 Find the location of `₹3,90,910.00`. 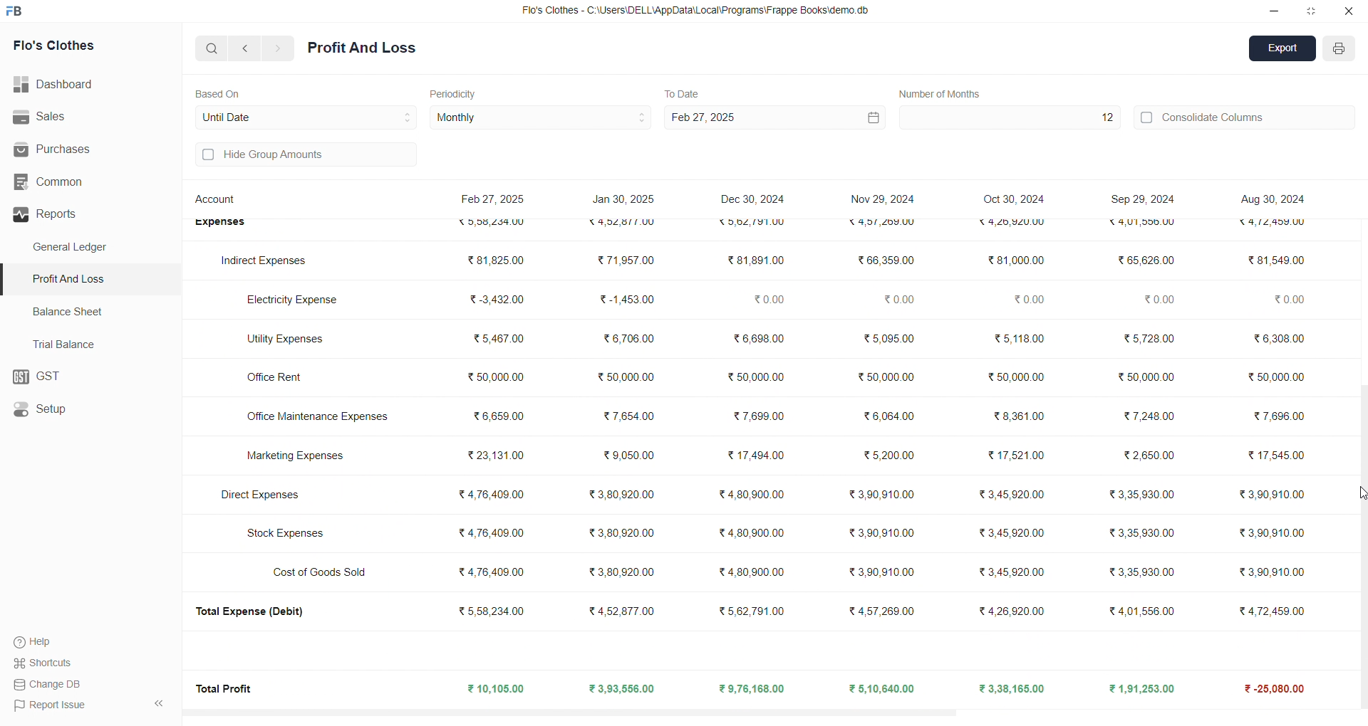

₹3,90,910.00 is located at coordinates (885, 494).